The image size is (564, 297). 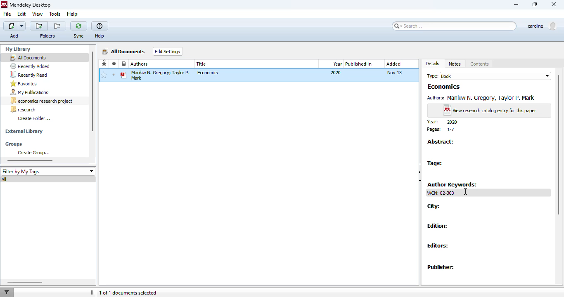 What do you see at coordinates (4, 4) in the screenshot?
I see `logo` at bounding box center [4, 4].